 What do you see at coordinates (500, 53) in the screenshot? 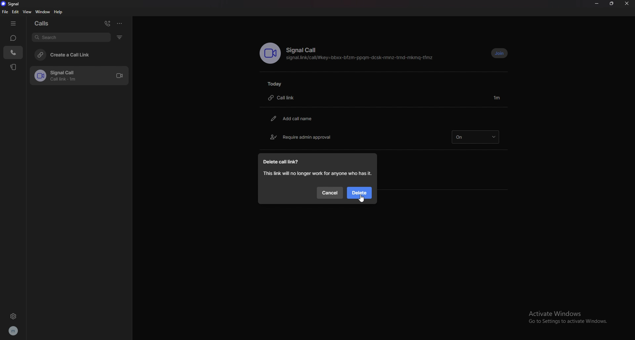
I see `join` at bounding box center [500, 53].